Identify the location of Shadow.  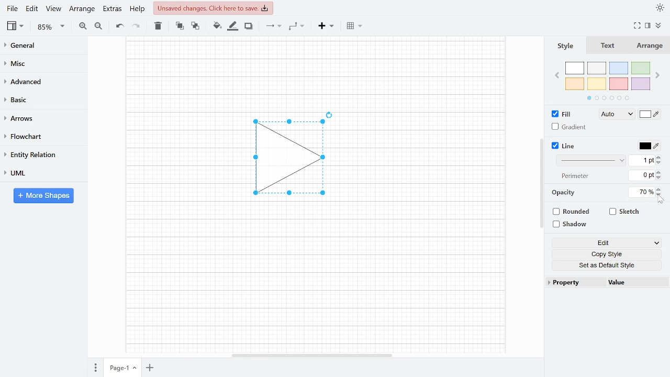
(574, 225).